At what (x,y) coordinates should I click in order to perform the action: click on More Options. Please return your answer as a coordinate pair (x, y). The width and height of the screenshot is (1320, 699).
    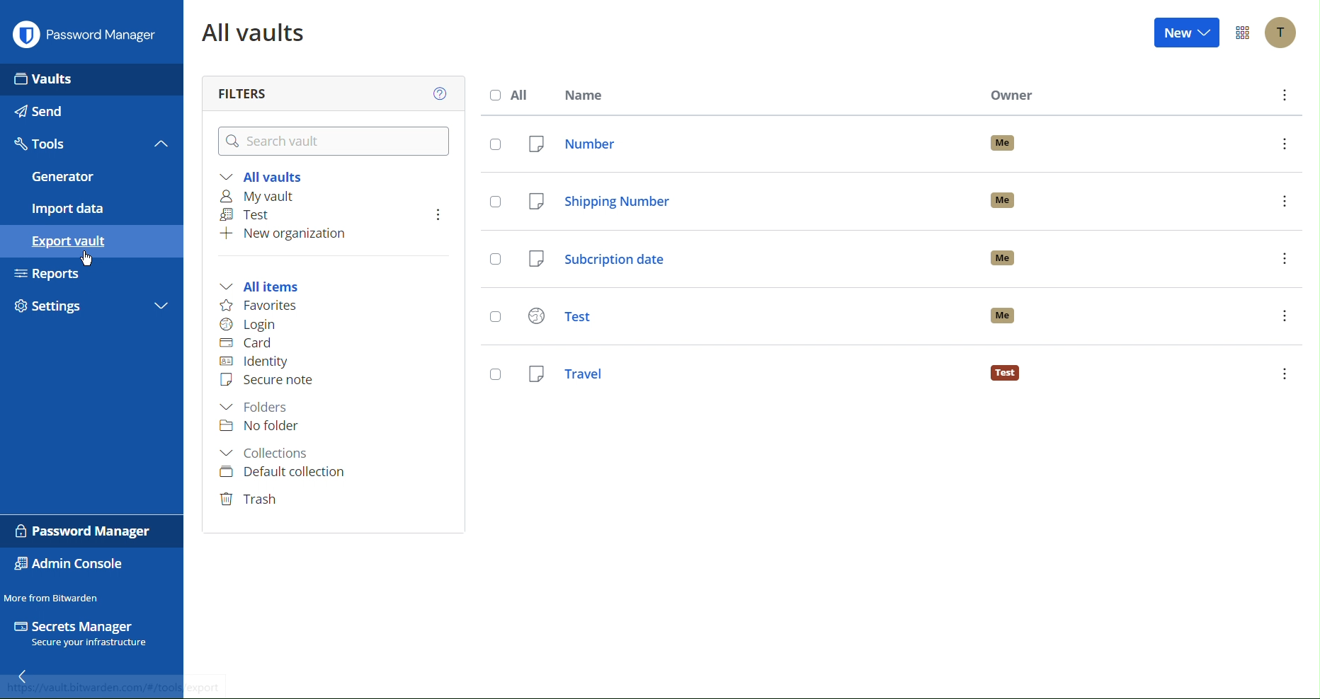
    Looking at the image, I should click on (1241, 33).